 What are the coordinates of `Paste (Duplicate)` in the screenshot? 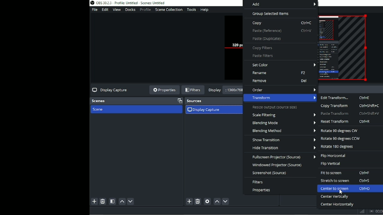 It's located at (267, 39).